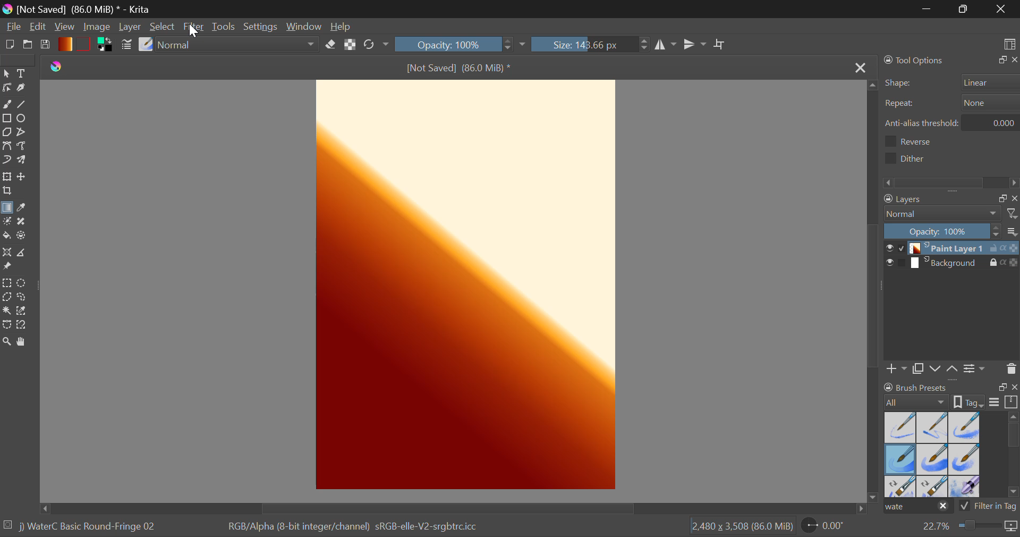 The height and width of the screenshot is (537, 1020). Describe the element at coordinates (107, 45) in the screenshot. I see `Colors in Use` at that location.